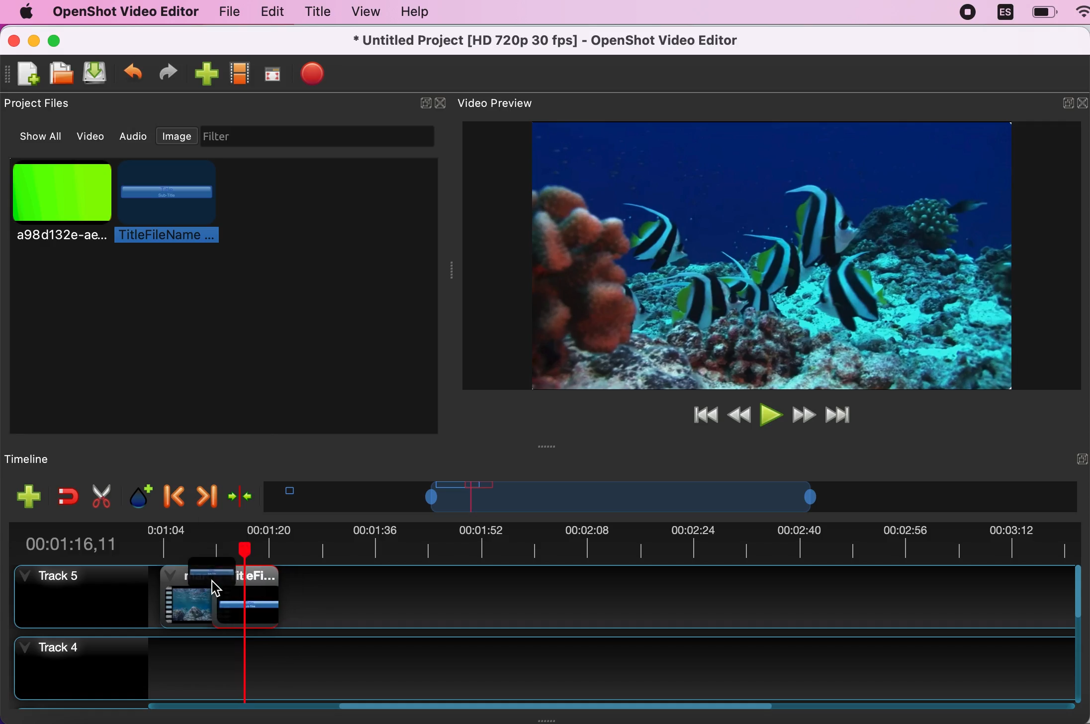 The image size is (1090, 724). Describe the element at coordinates (216, 590) in the screenshot. I see `Cursor` at that location.